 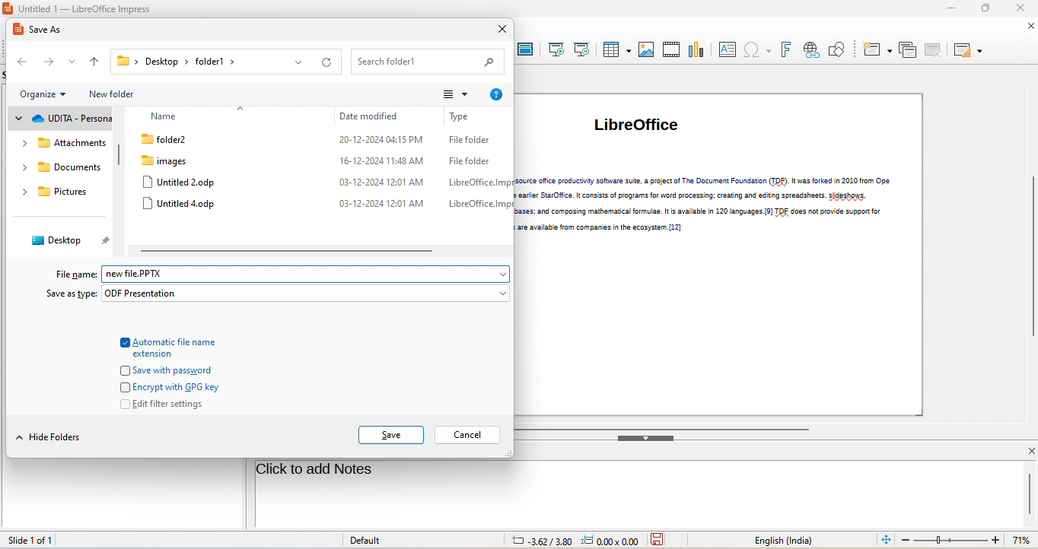 What do you see at coordinates (314, 471) in the screenshot?
I see `click to add notes` at bounding box center [314, 471].